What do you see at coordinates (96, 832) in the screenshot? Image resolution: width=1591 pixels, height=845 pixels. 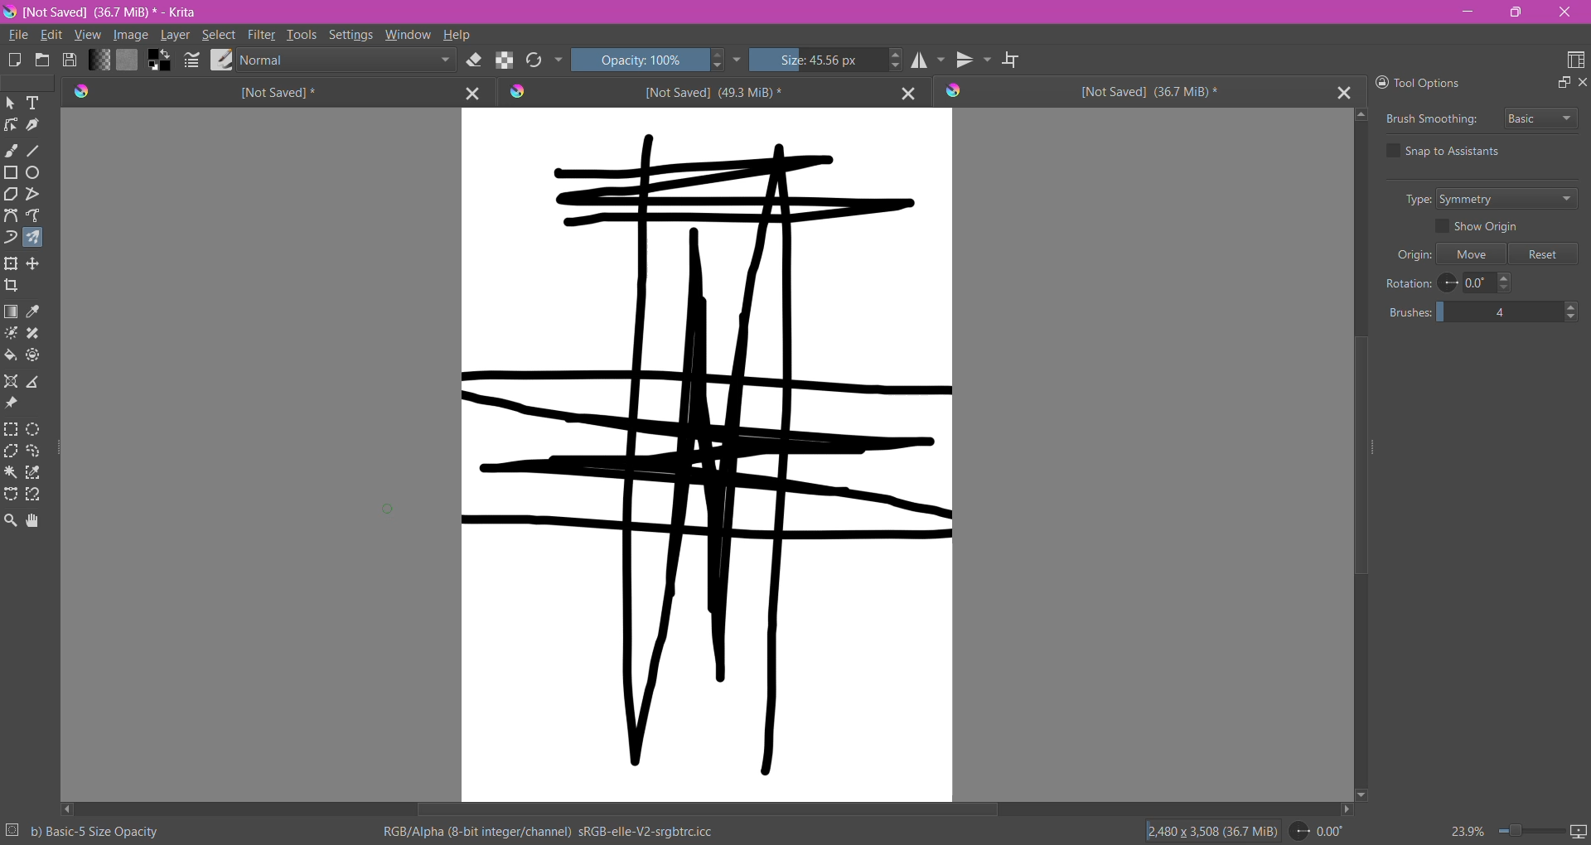 I see `Selected Brush Preset` at bounding box center [96, 832].